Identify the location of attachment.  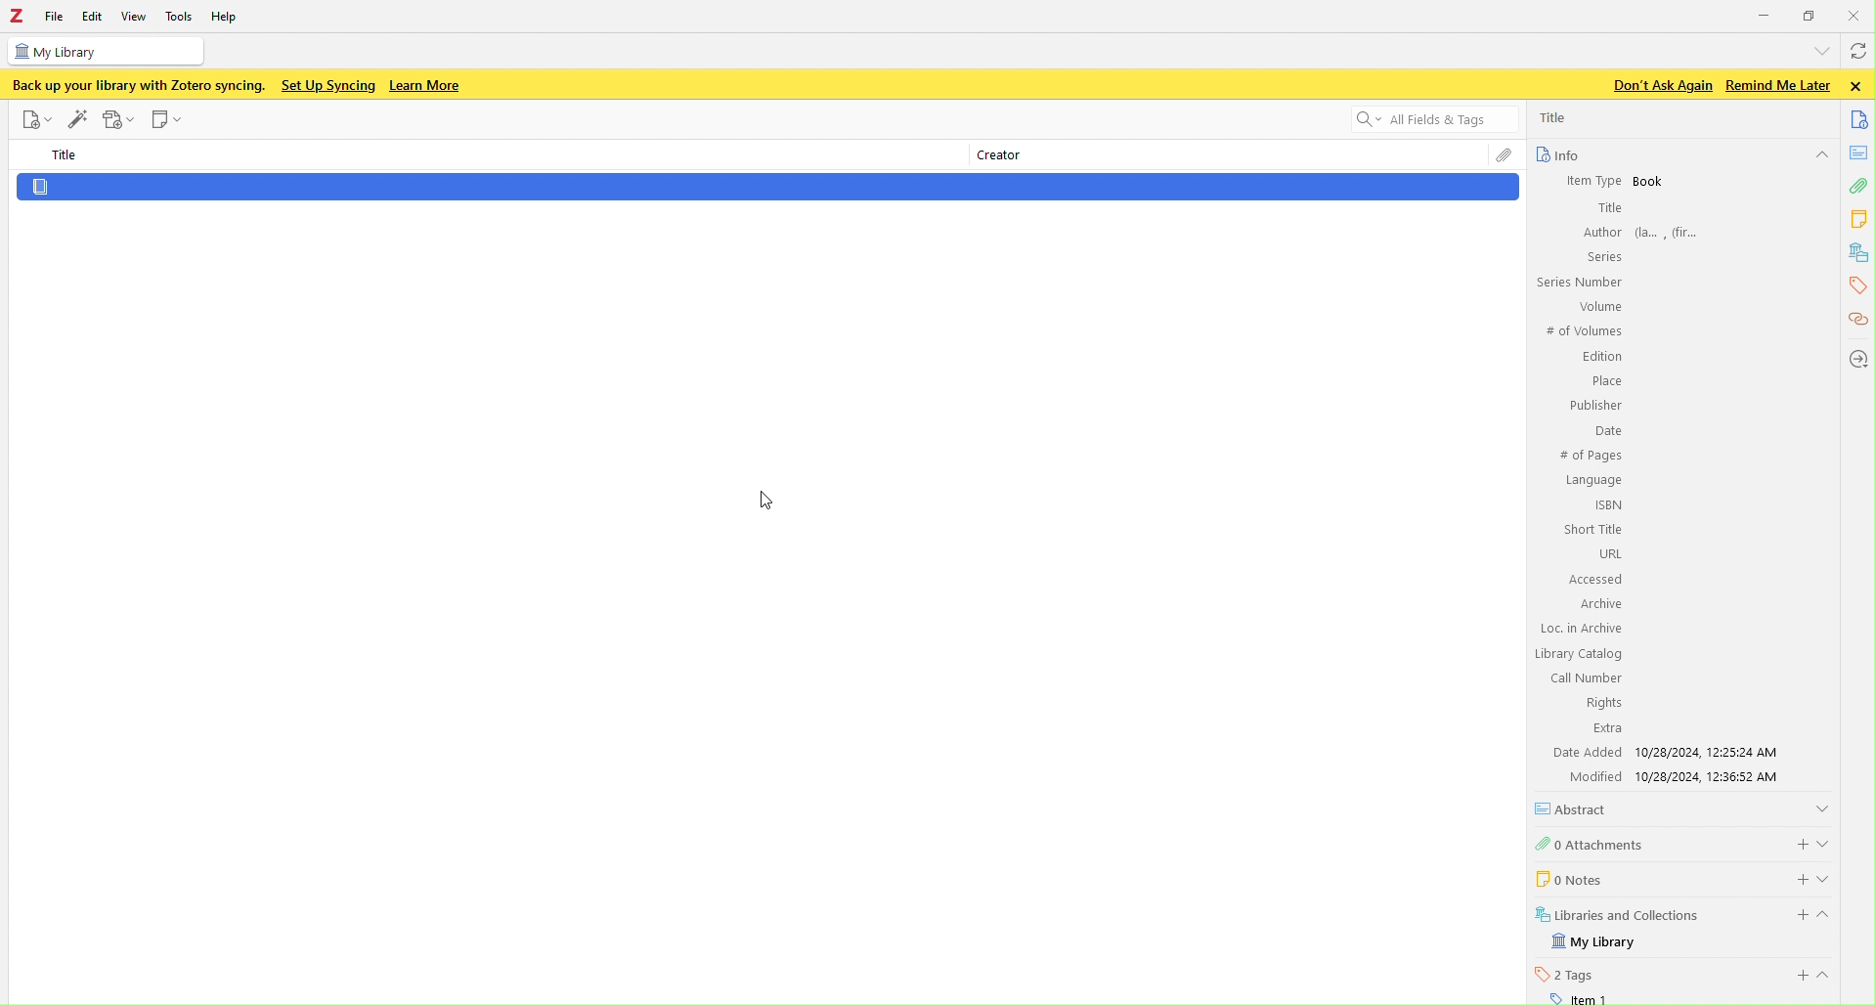
(1857, 189).